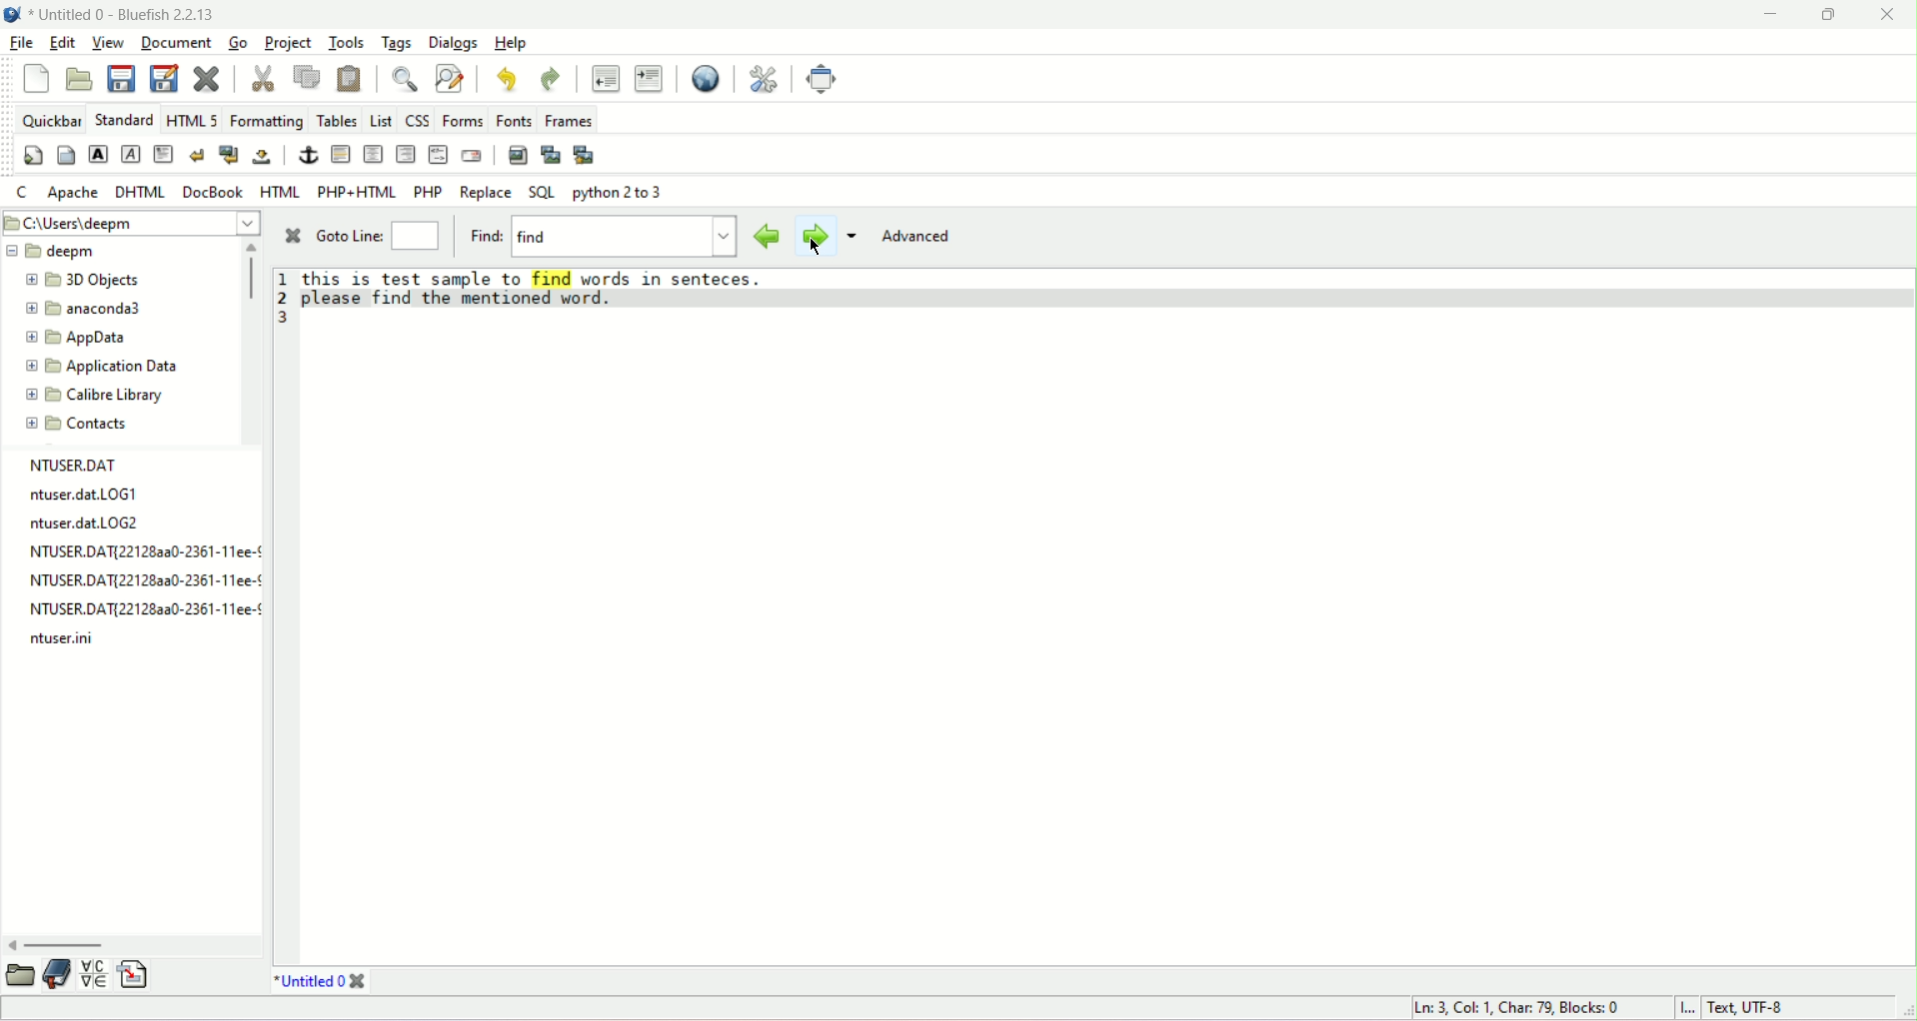 The width and height of the screenshot is (1917, 1021). Describe the element at coordinates (815, 238) in the screenshot. I see `next` at that location.